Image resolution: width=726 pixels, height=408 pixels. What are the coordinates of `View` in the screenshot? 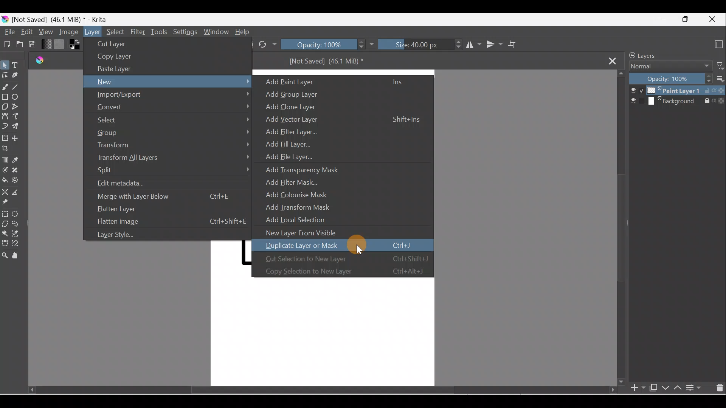 It's located at (45, 31).